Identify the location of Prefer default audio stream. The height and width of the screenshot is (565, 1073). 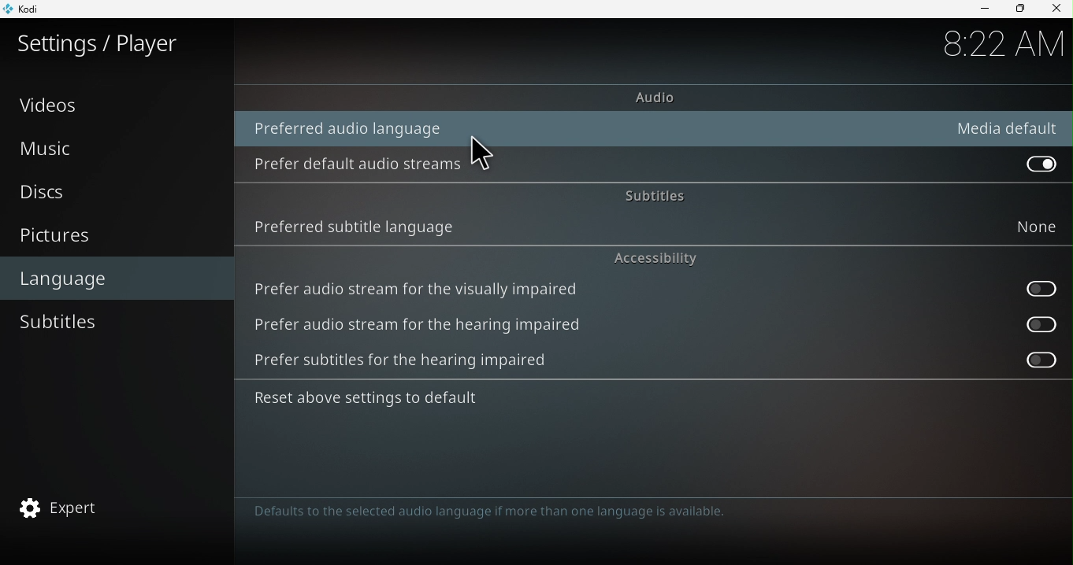
(1038, 163).